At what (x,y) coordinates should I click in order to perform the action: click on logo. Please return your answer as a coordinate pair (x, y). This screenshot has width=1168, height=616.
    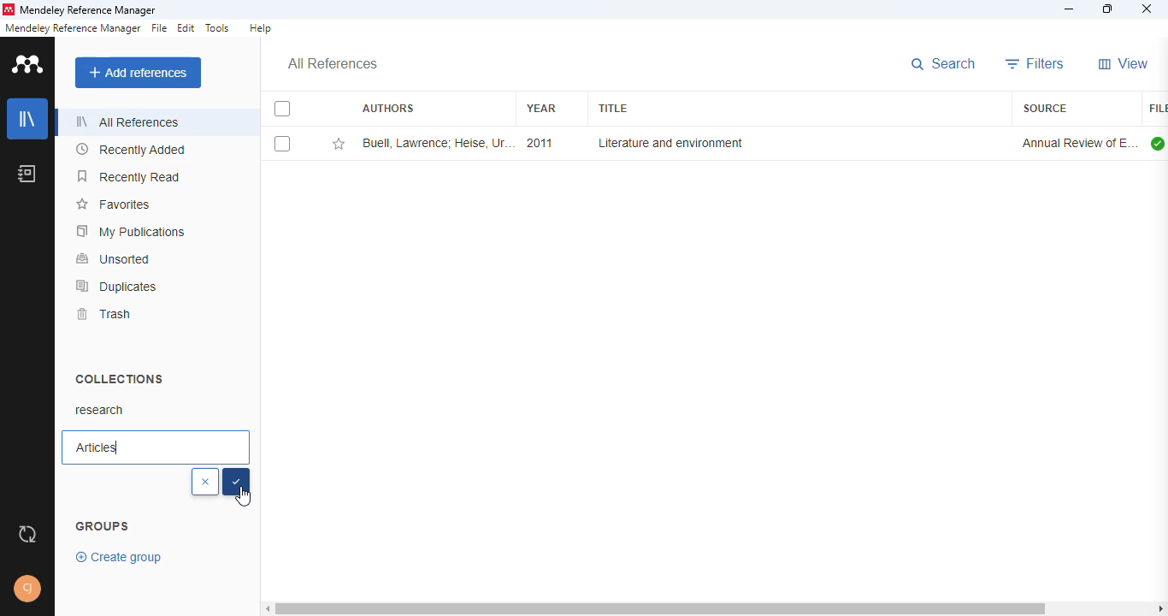
    Looking at the image, I should click on (28, 64).